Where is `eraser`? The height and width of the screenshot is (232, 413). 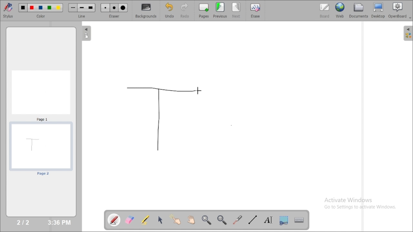 eraser is located at coordinates (114, 16).